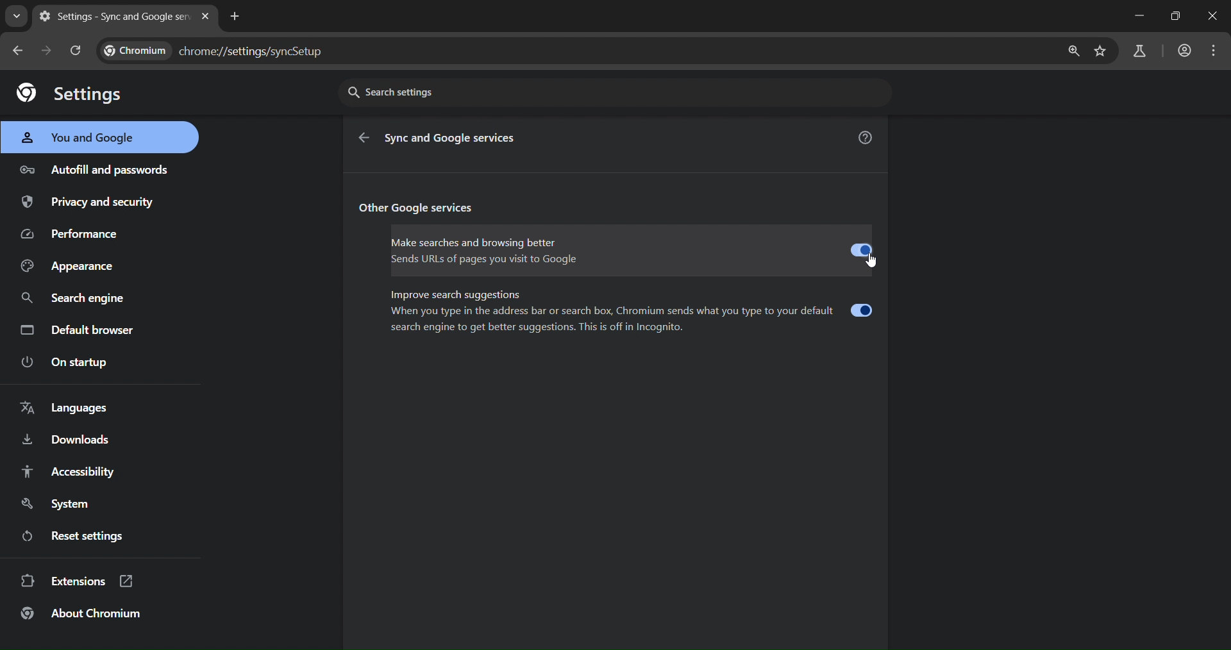  Describe the element at coordinates (78, 581) in the screenshot. I see `extensions` at that location.